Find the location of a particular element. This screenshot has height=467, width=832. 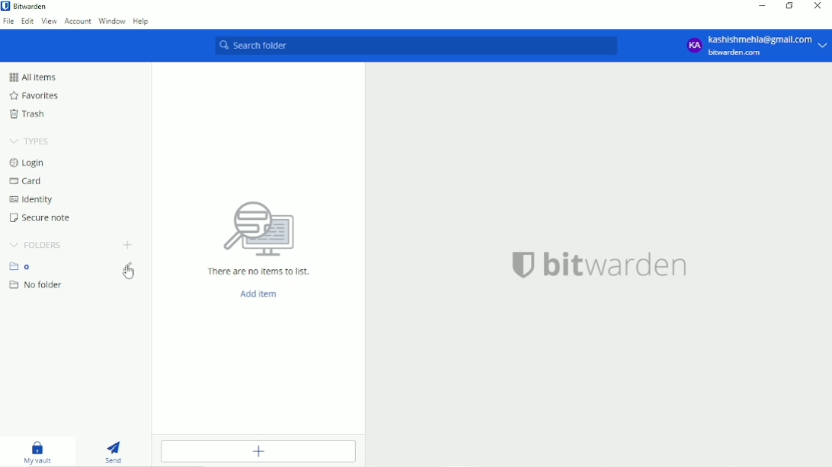

Help is located at coordinates (142, 21).